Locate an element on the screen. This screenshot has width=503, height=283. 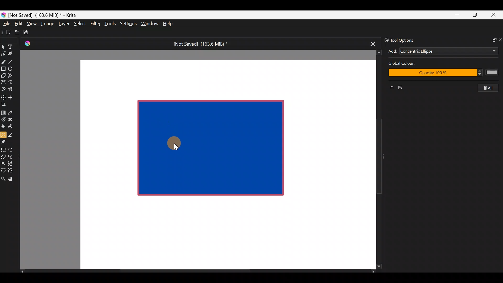
Colourise mask tool is located at coordinates (3, 119).